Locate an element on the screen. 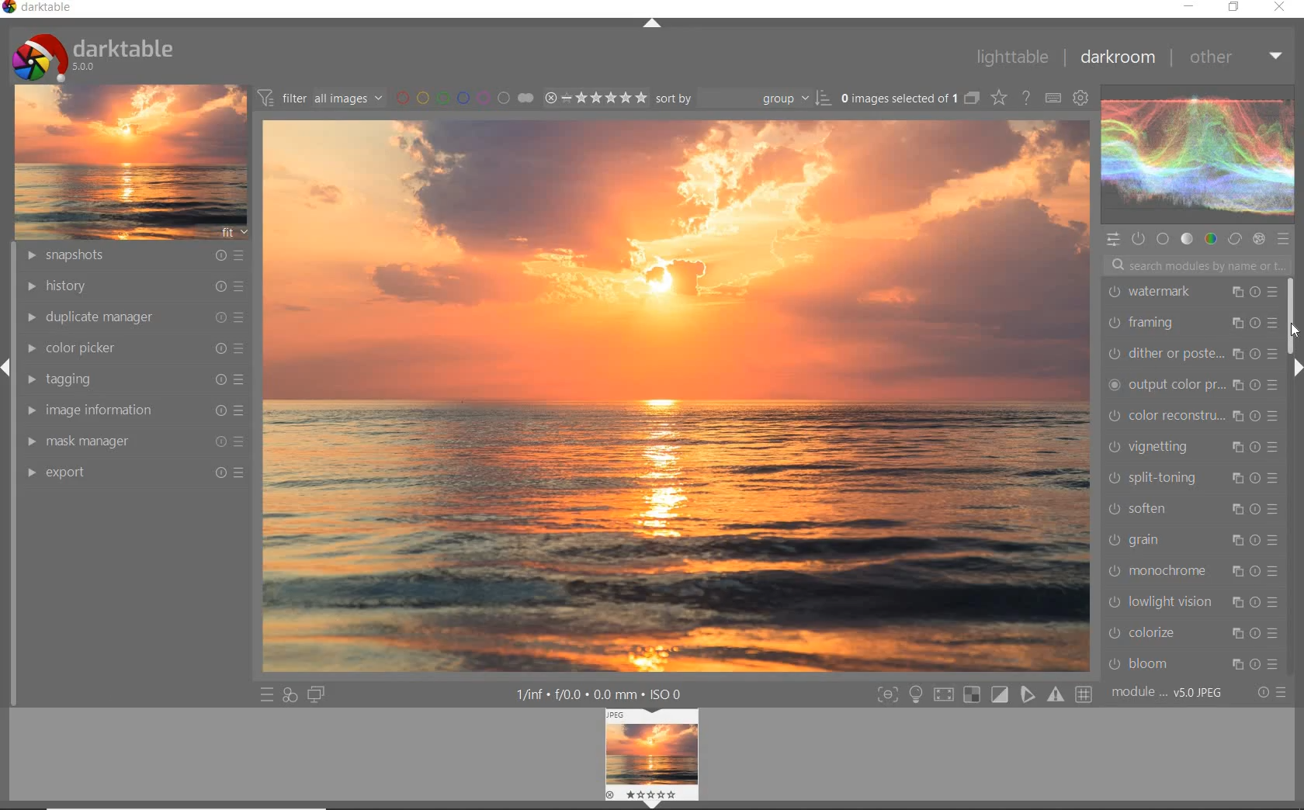 The width and height of the screenshot is (1304, 810). SELECTED IMAGE RANGE RATING is located at coordinates (596, 97).